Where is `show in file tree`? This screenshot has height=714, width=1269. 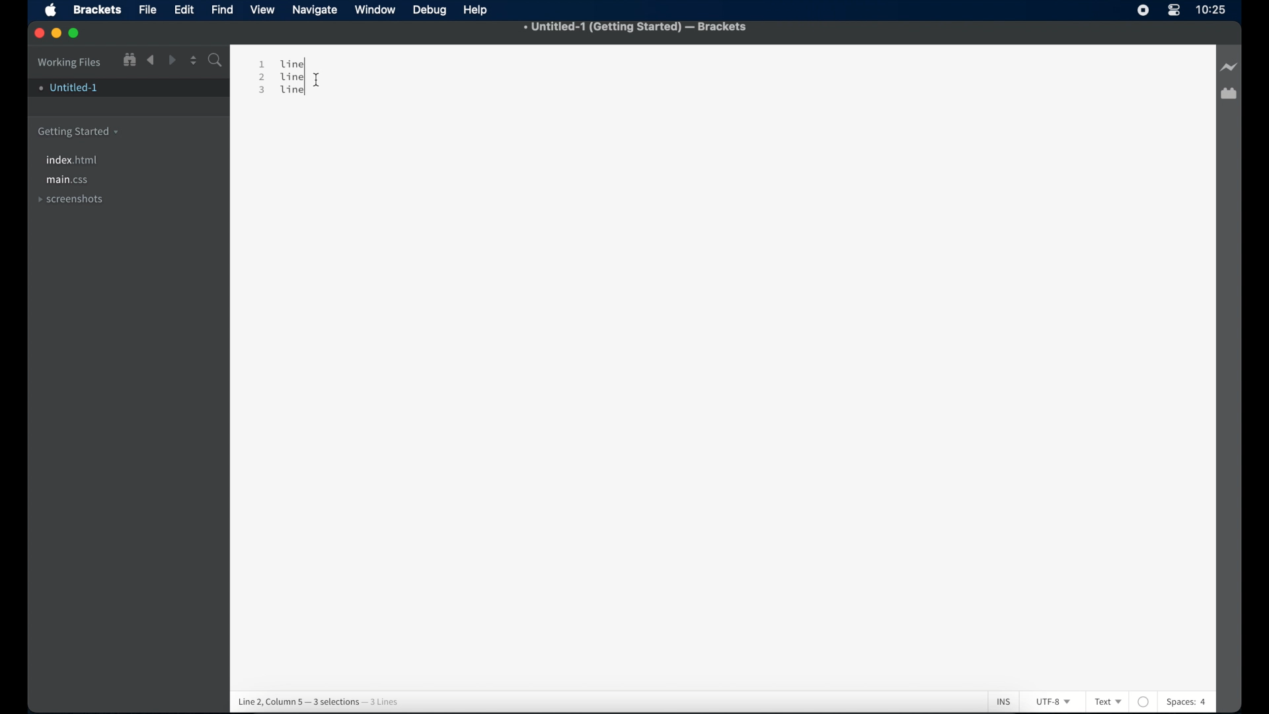
show in file tree is located at coordinates (130, 60).